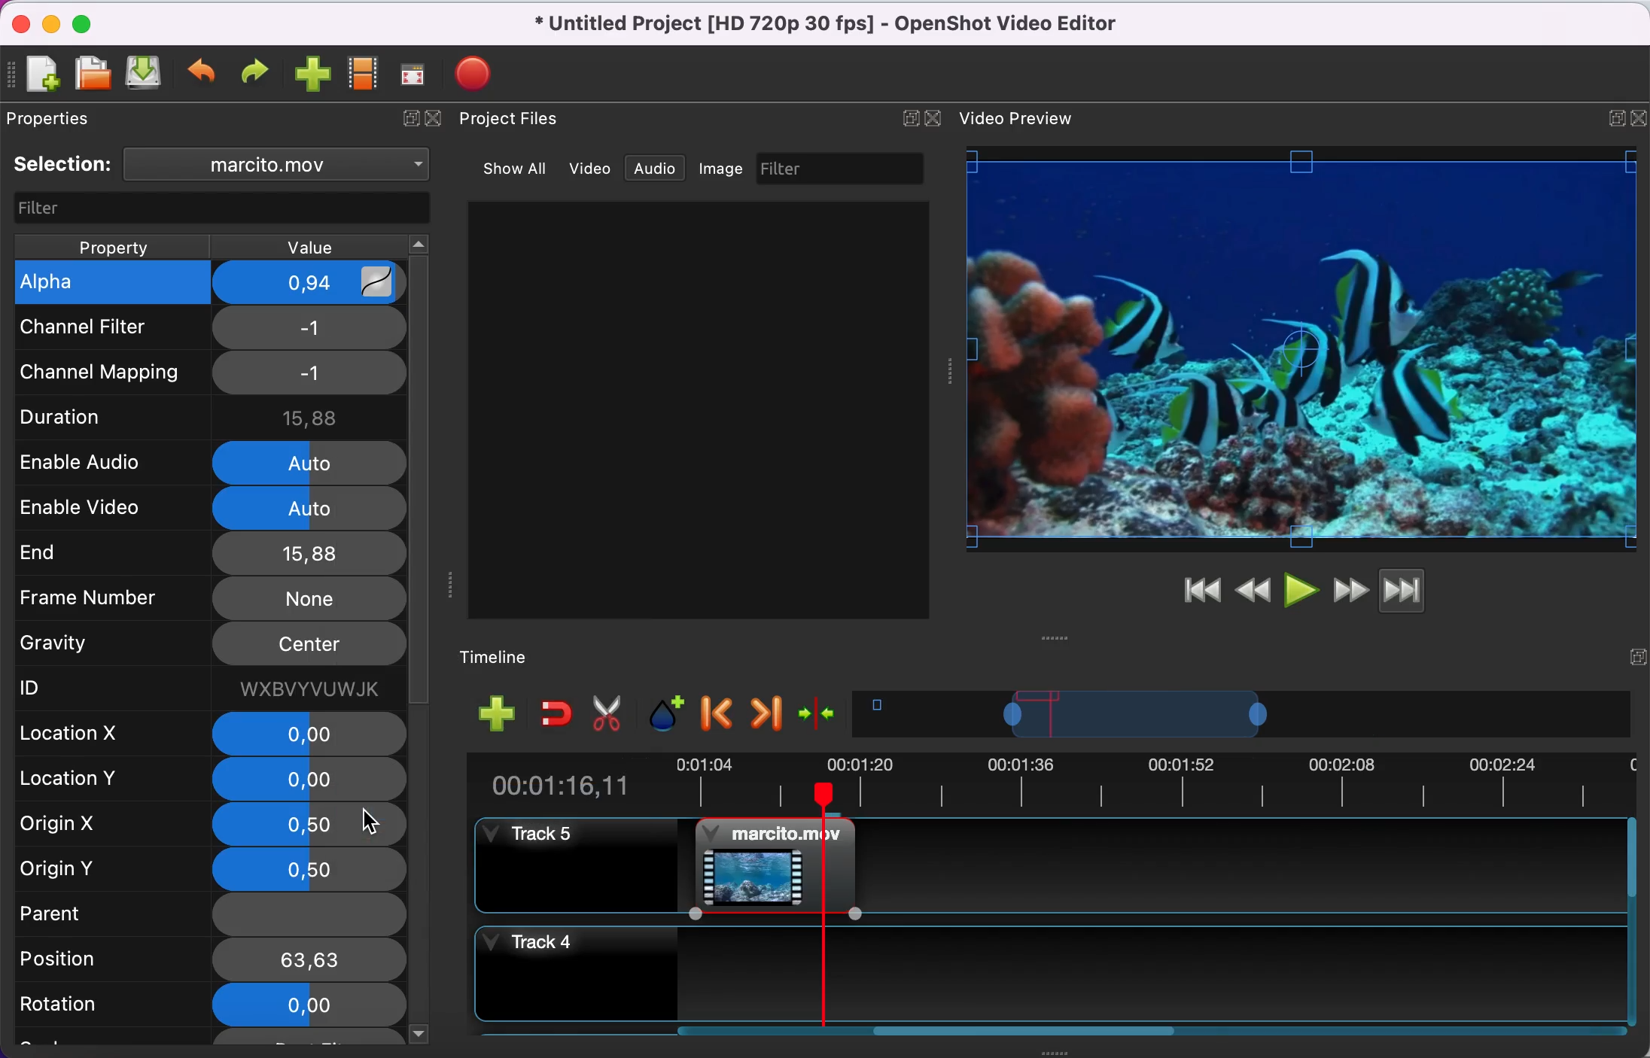  Describe the element at coordinates (87, 825) in the screenshot. I see `Origin X` at that location.